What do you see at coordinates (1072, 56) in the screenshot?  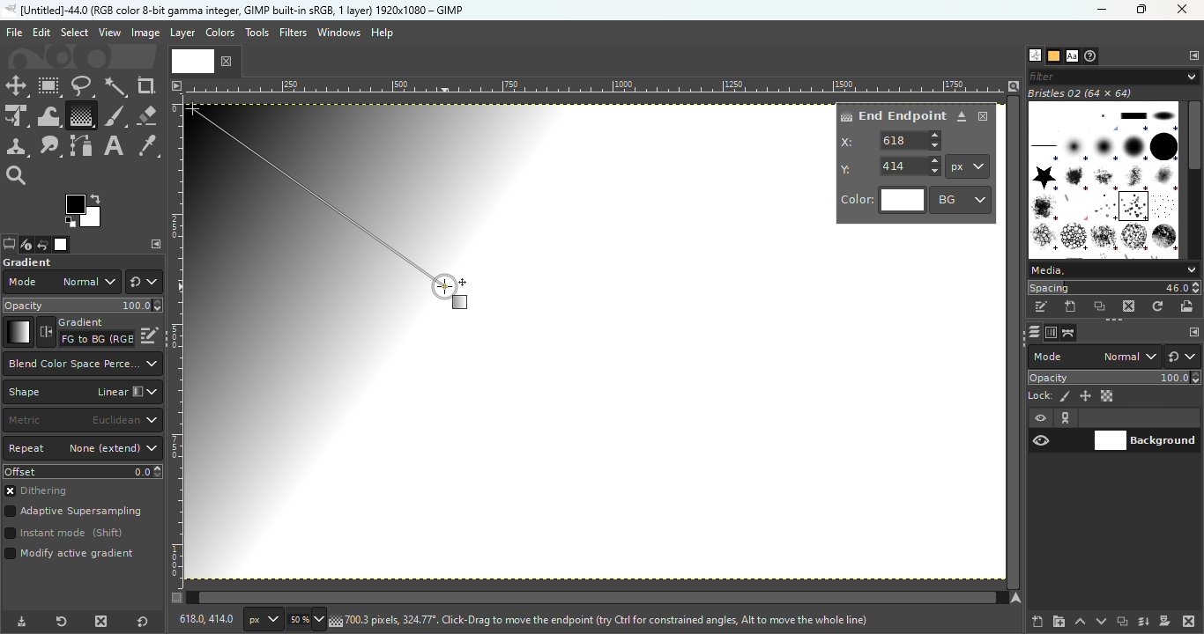 I see `open the fonts tab` at bounding box center [1072, 56].